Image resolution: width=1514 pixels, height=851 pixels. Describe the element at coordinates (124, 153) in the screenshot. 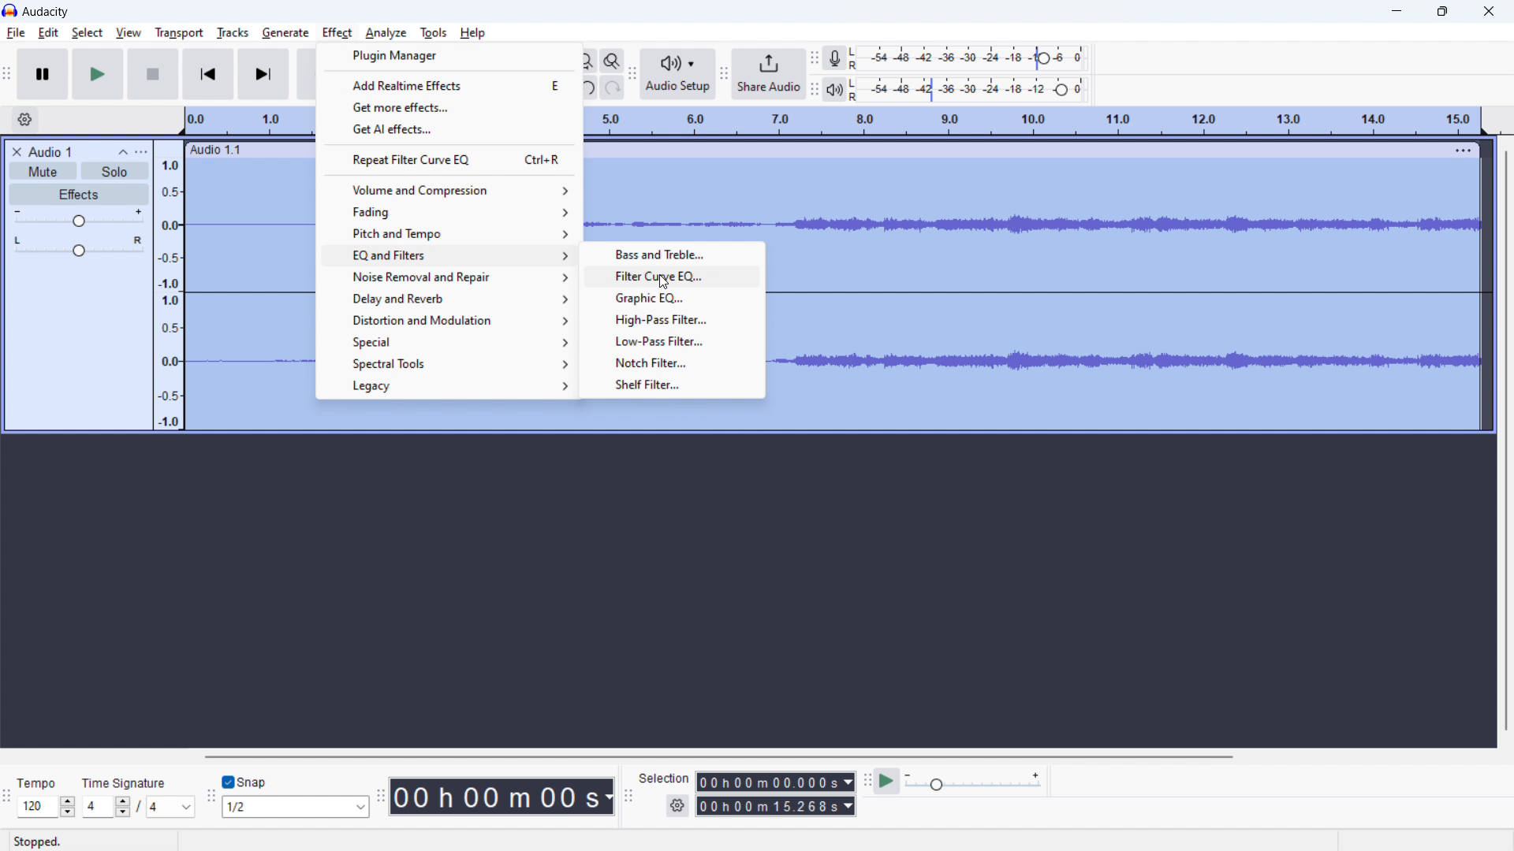

I see `collapse` at that location.